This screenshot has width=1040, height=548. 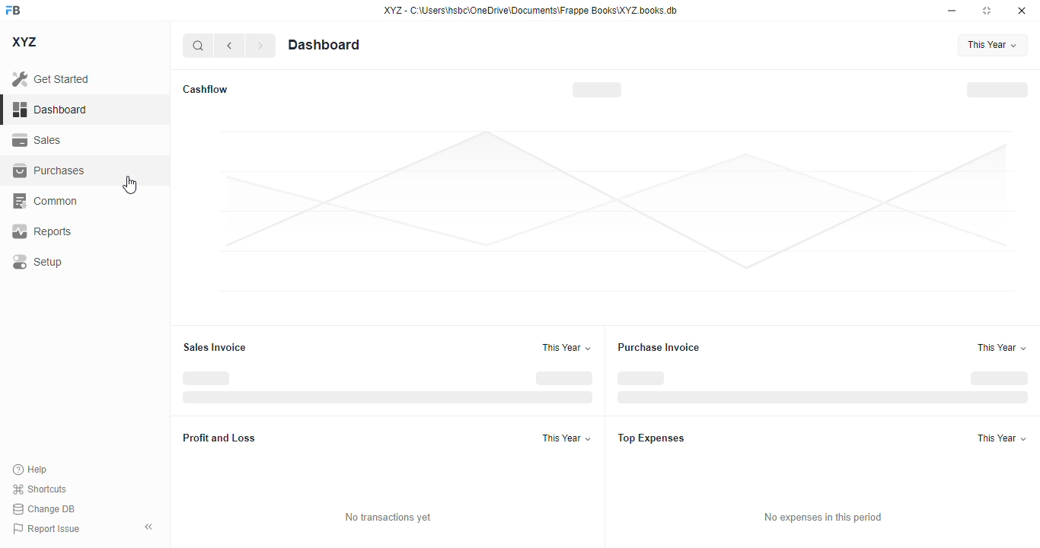 What do you see at coordinates (42, 231) in the screenshot?
I see `reports` at bounding box center [42, 231].